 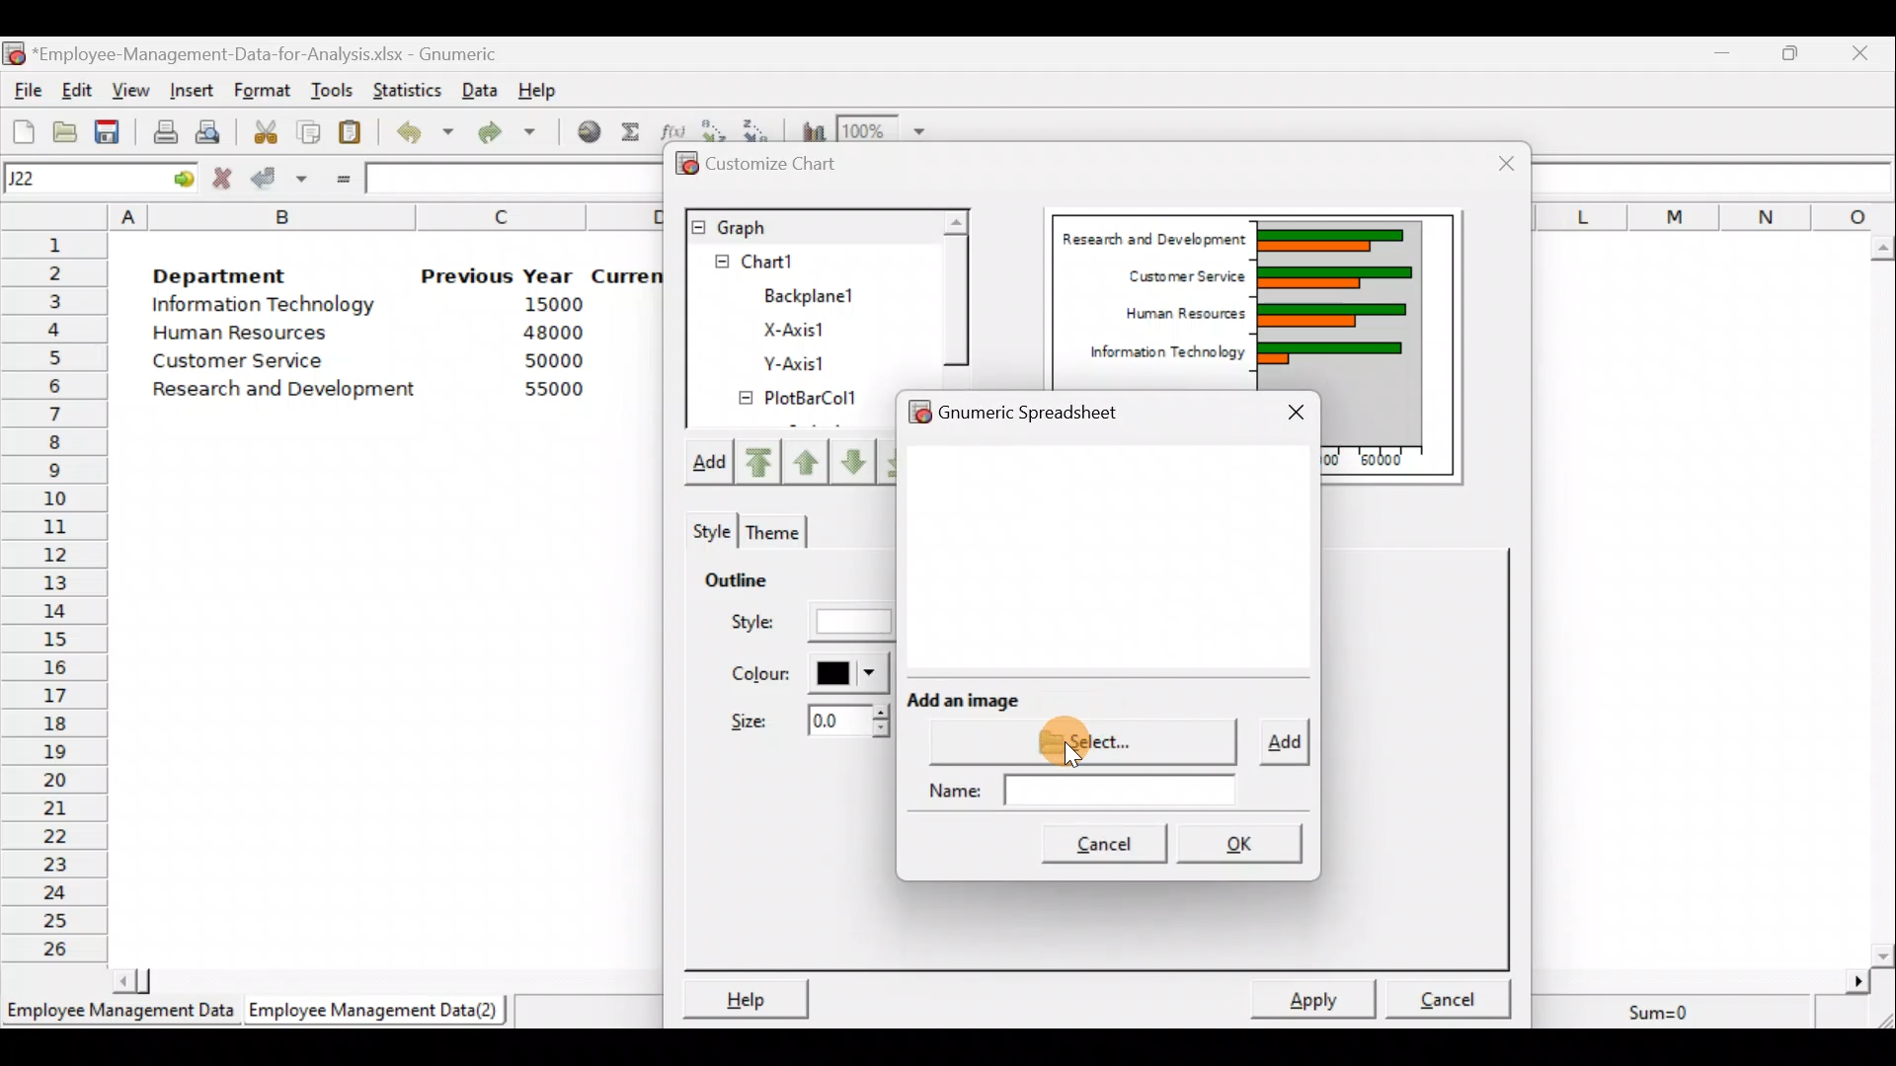 I want to click on Employee Management Data, so click(x=118, y=1013).